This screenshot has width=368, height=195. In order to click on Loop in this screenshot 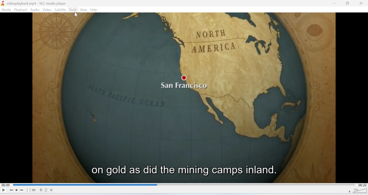, I will do `click(46, 190)`.